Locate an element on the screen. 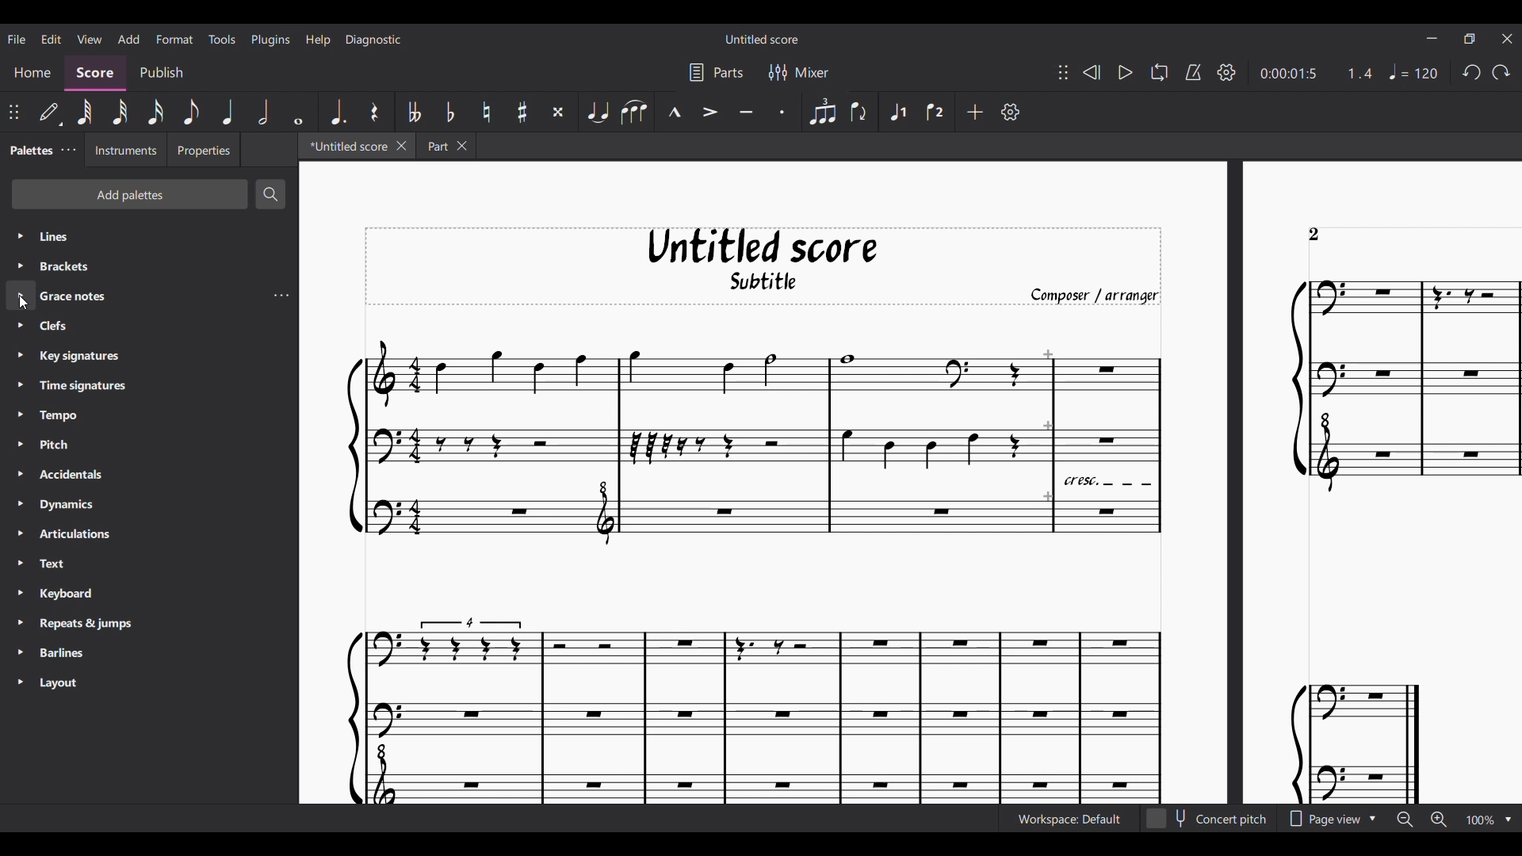 Image resolution: width=1522 pixels, height=856 pixels. Current zoom factor is located at coordinates (1480, 820).